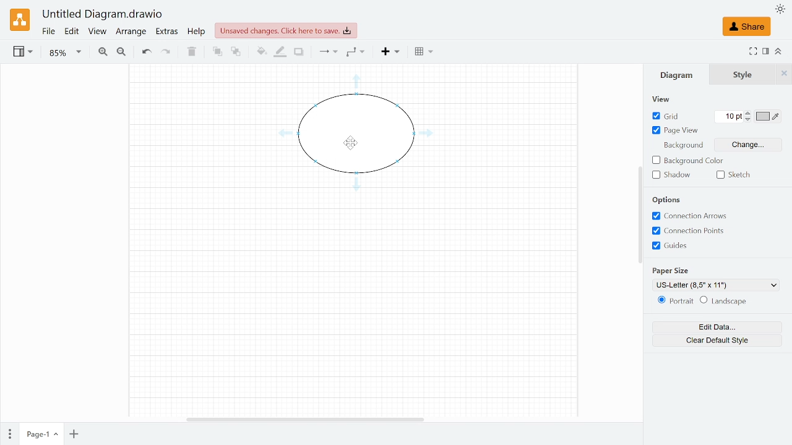 The height and width of the screenshot is (445, 792). I want to click on Table, so click(424, 53).